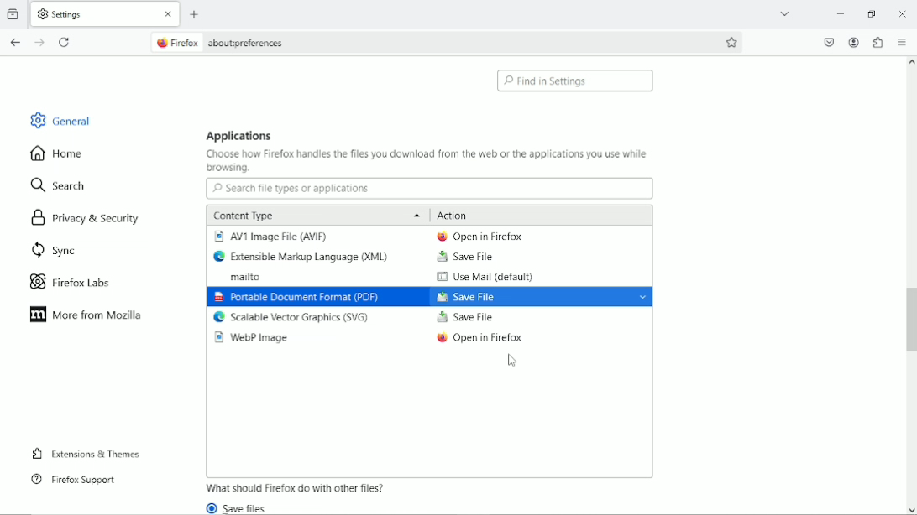  What do you see at coordinates (60, 184) in the screenshot?
I see `search` at bounding box center [60, 184].